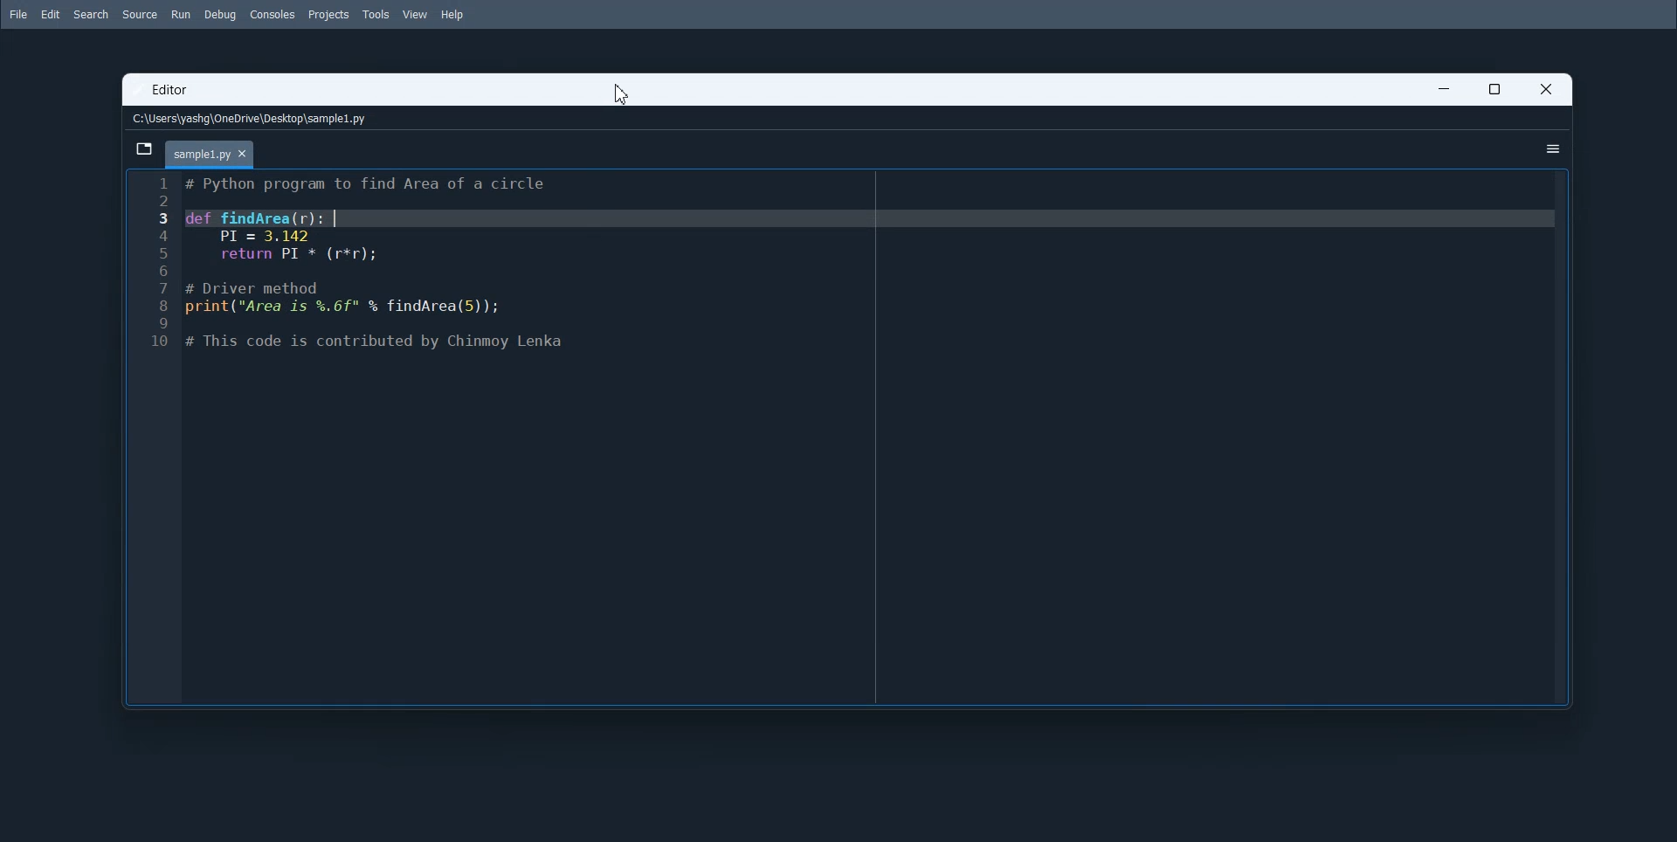  I want to click on Consoles, so click(273, 15).